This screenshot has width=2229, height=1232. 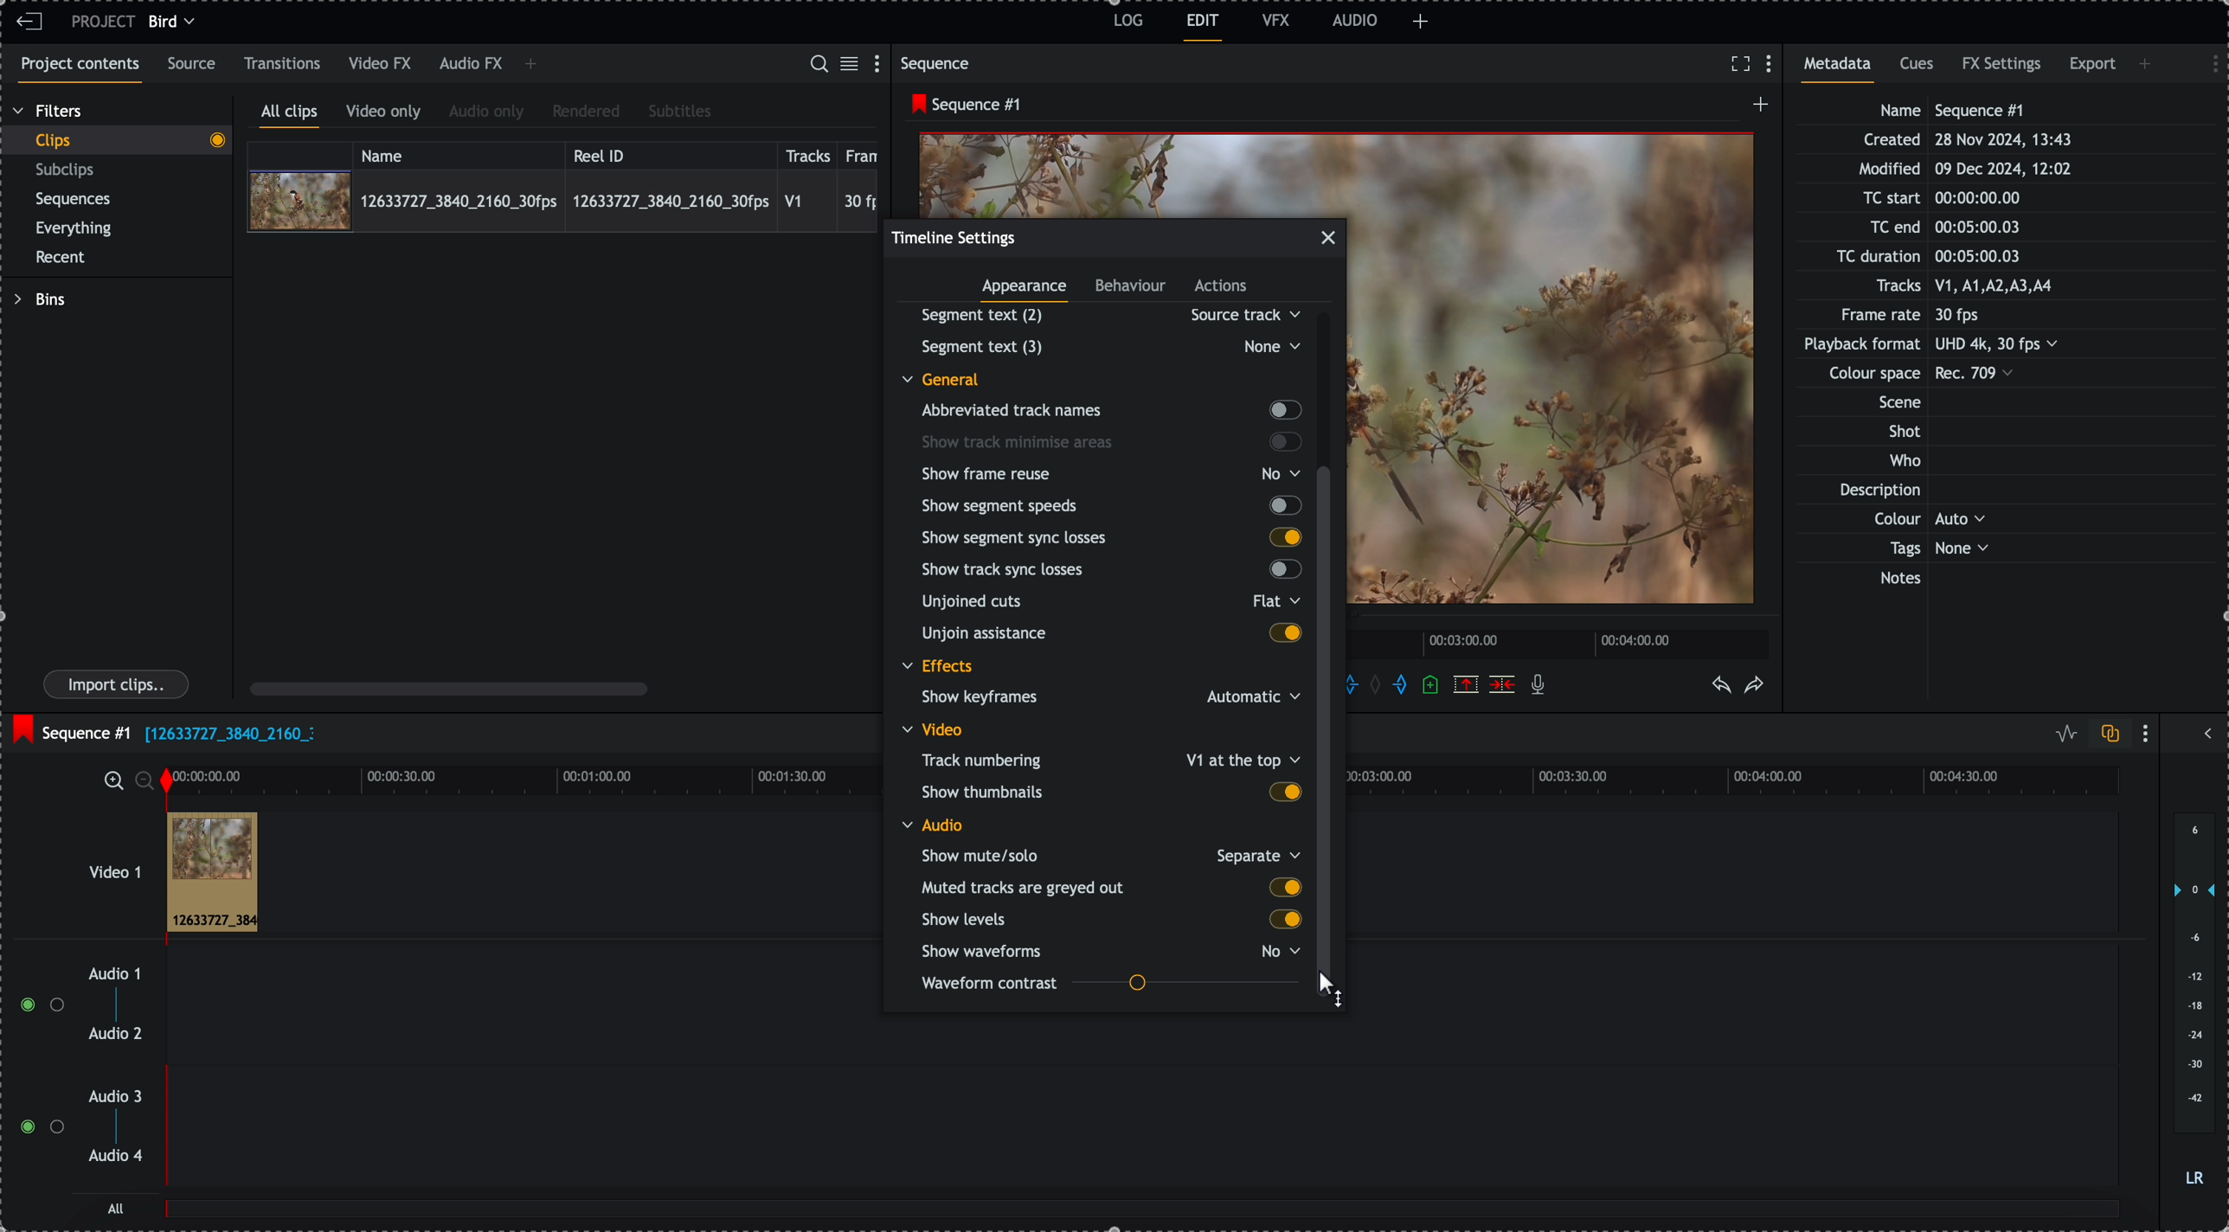 What do you see at coordinates (818, 65) in the screenshot?
I see `search for assets or bins` at bounding box center [818, 65].